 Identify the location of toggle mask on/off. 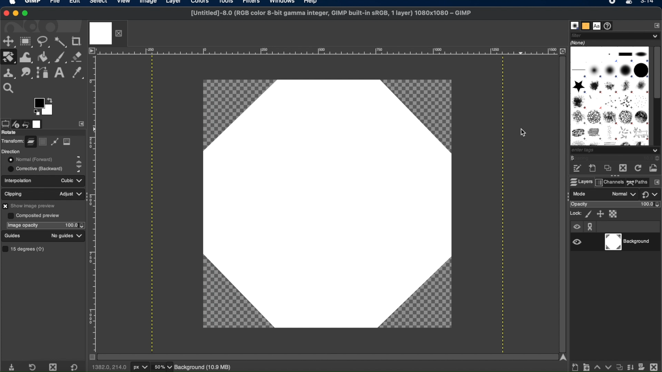
(90, 357).